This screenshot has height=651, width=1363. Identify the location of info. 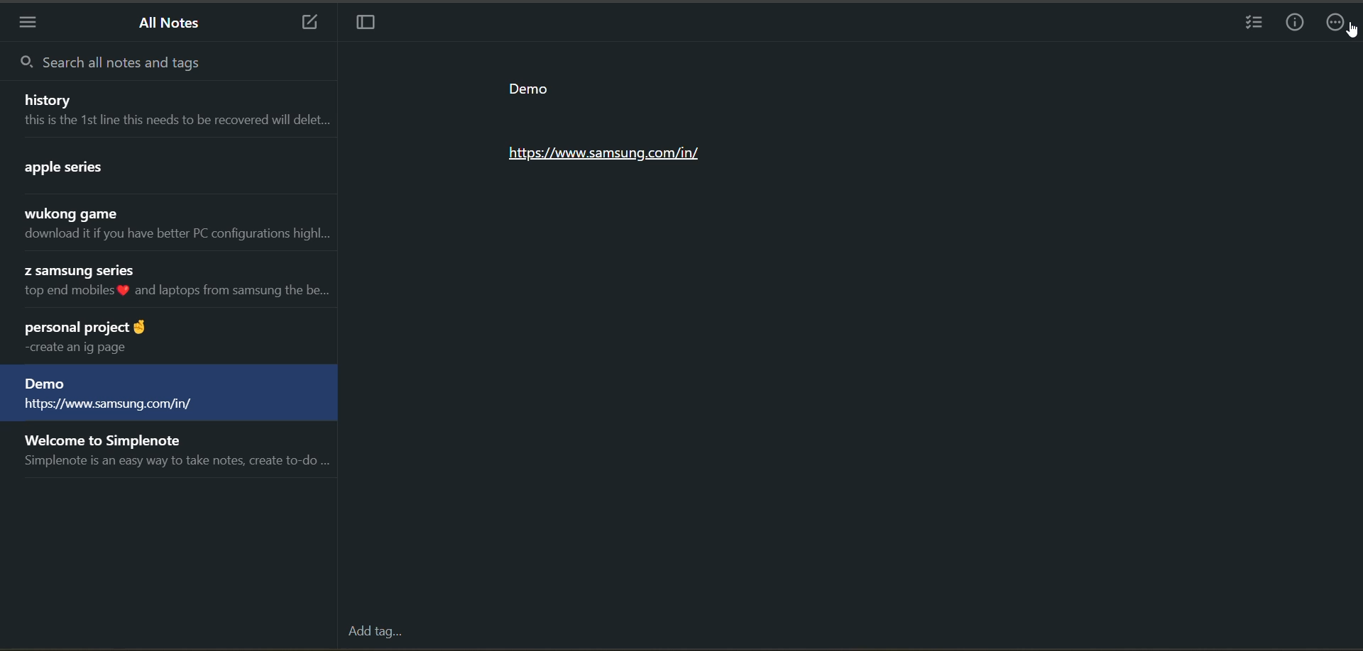
(1298, 22).